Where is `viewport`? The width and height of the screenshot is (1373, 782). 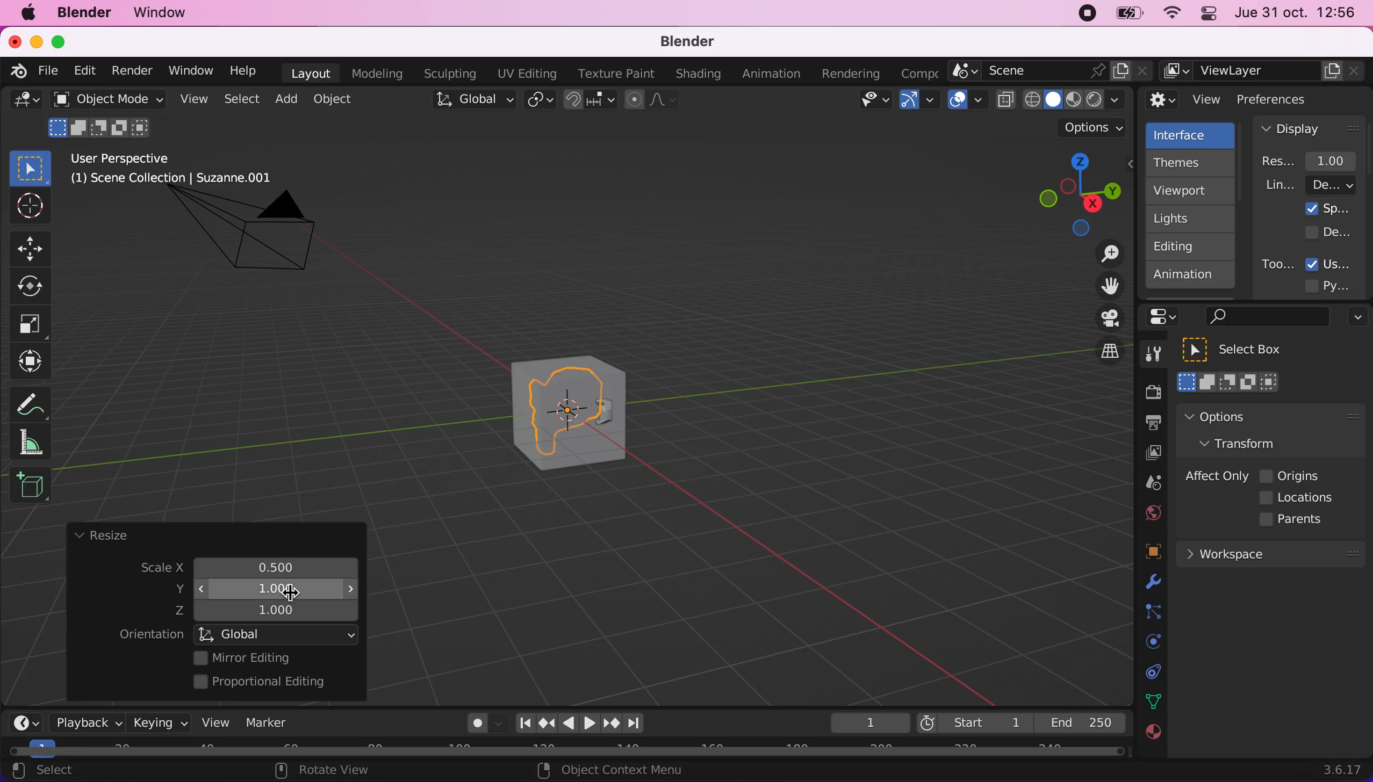
viewport is located at coordinates (1193, 191).